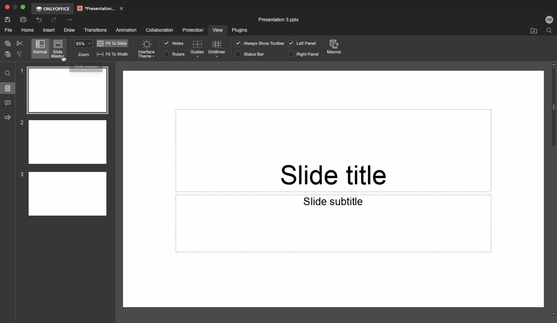  Describe the element at coordinates (83, 49) in the screenshot. I see `Zoom` at that location.